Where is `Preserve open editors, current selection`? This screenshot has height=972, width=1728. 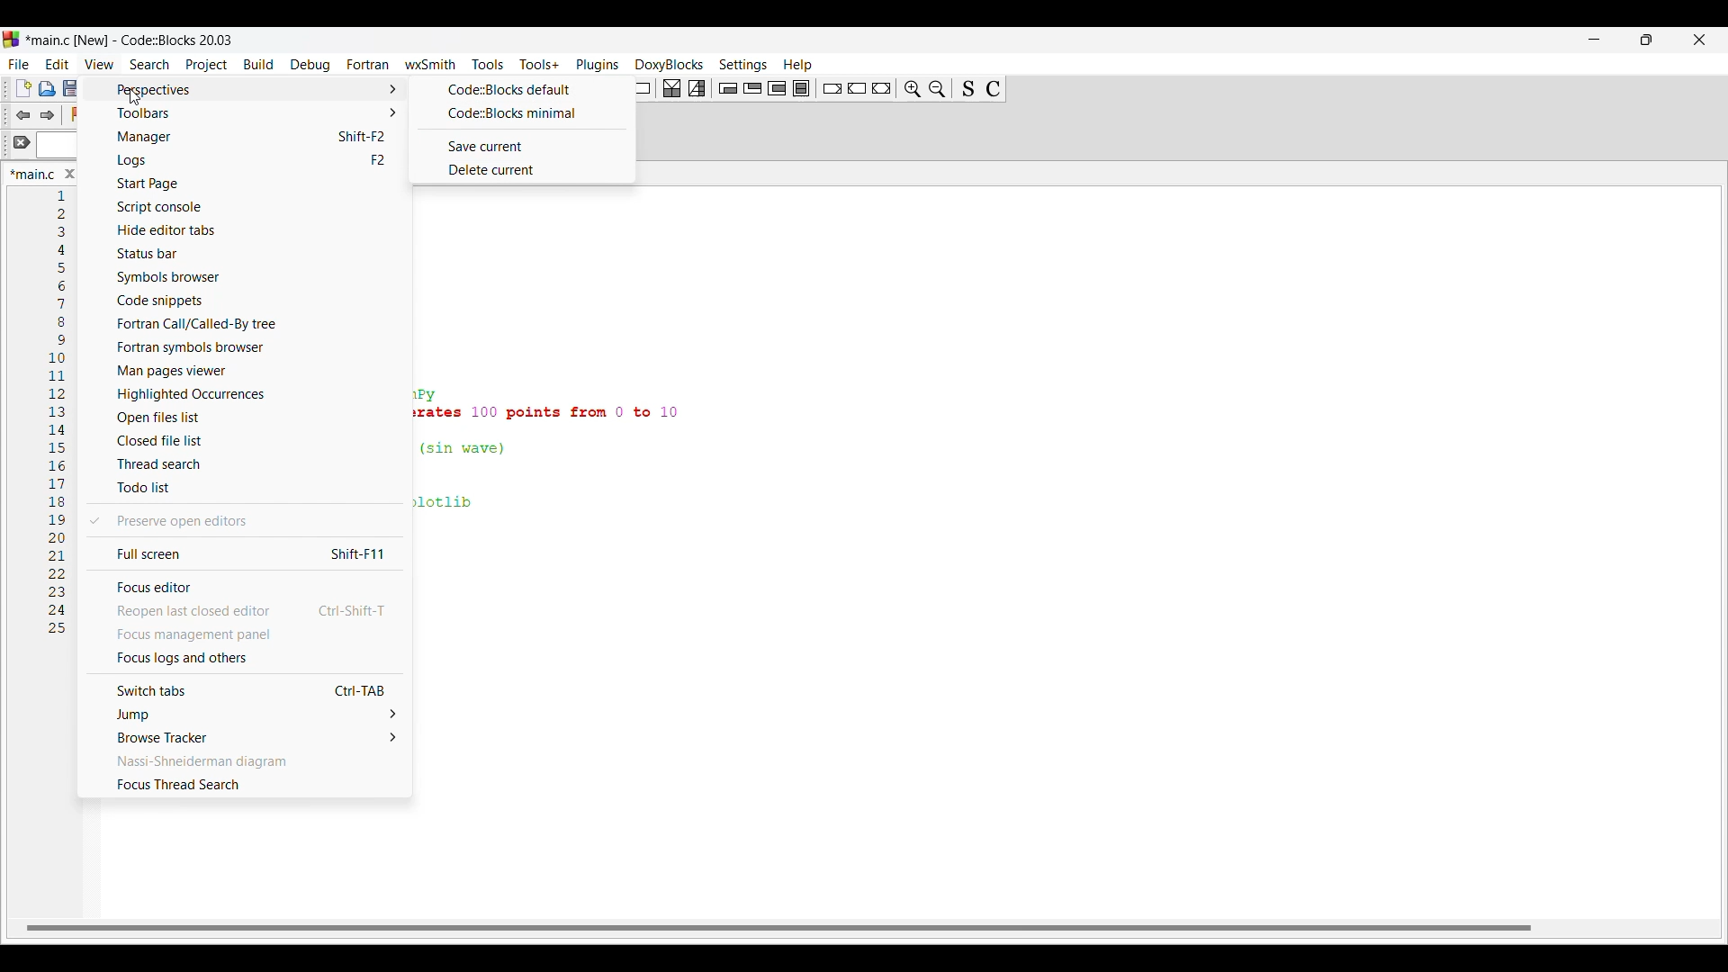
Preserve open editors, current selection is located at coordinates (242, 521).